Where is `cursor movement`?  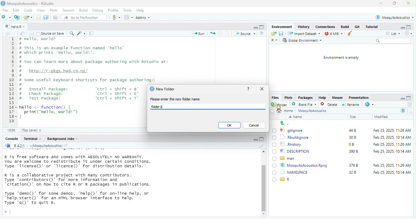 cursor movement is located at coordinates (279, 109).